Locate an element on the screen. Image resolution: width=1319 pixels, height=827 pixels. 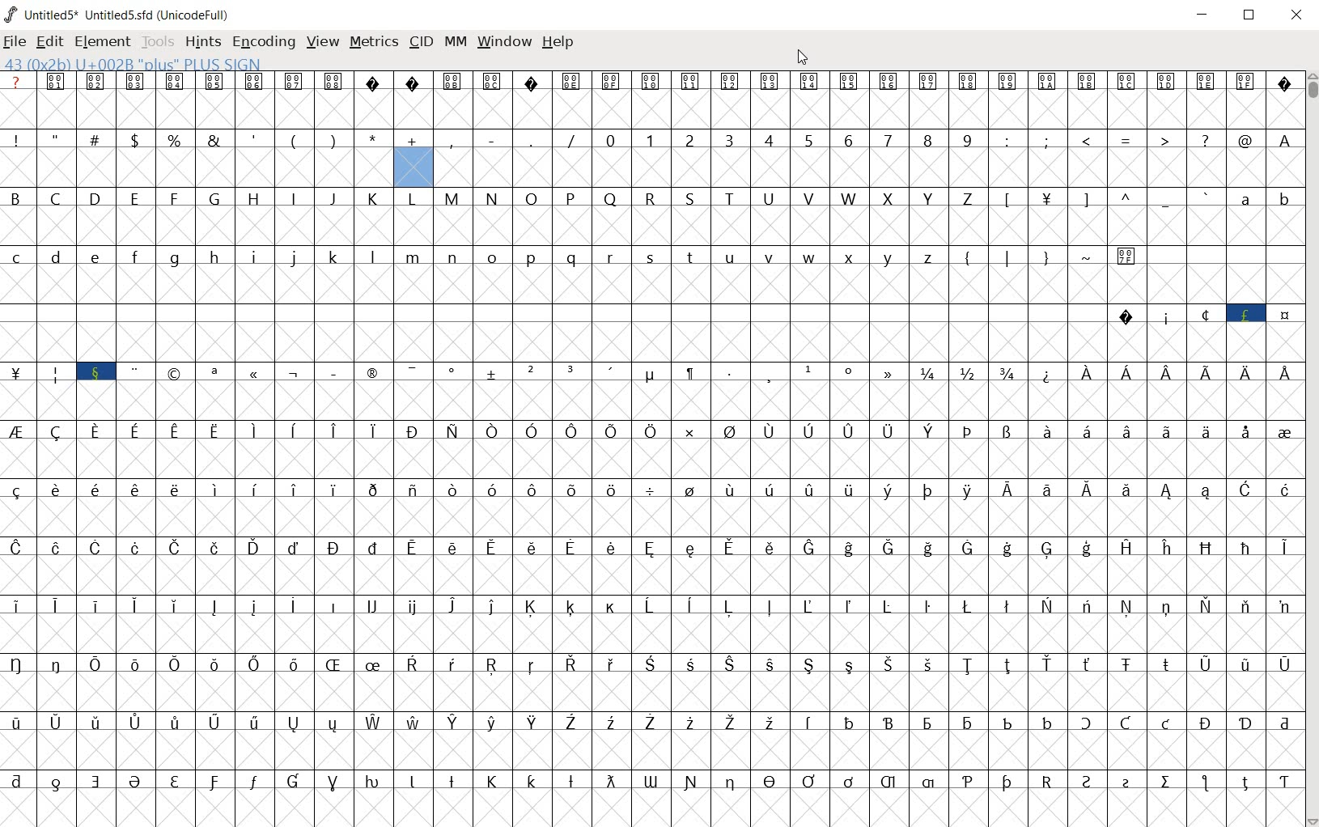
special characters is located at coordinates (1045, 740).